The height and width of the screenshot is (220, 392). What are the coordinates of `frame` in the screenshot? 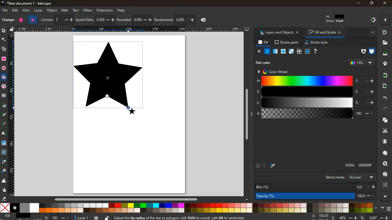 It's located at (307, 51).